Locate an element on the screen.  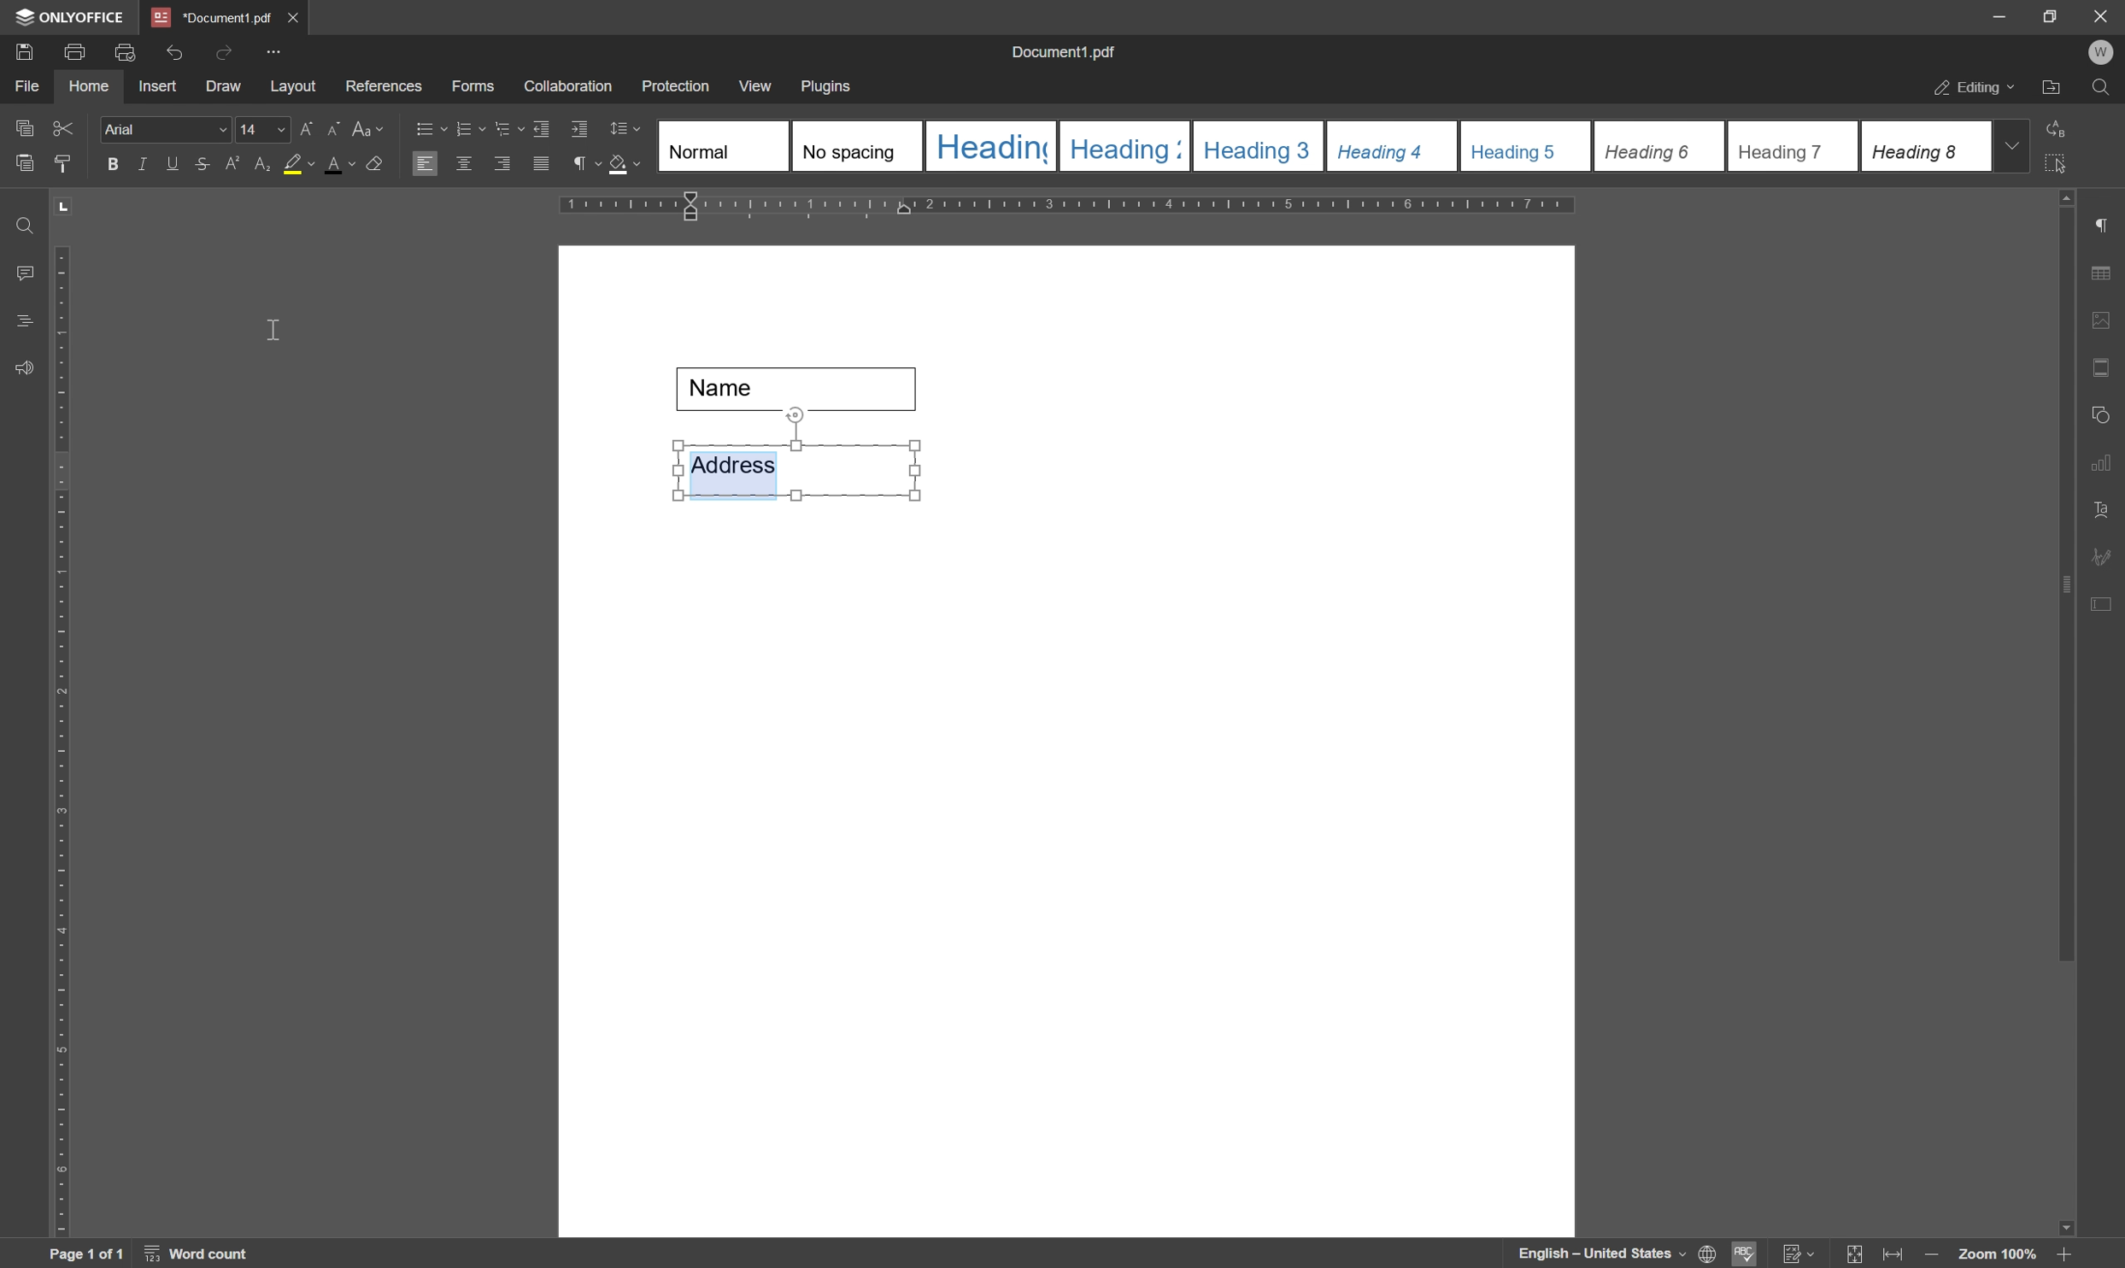
chart settings is located at coordinates (2106, 467).